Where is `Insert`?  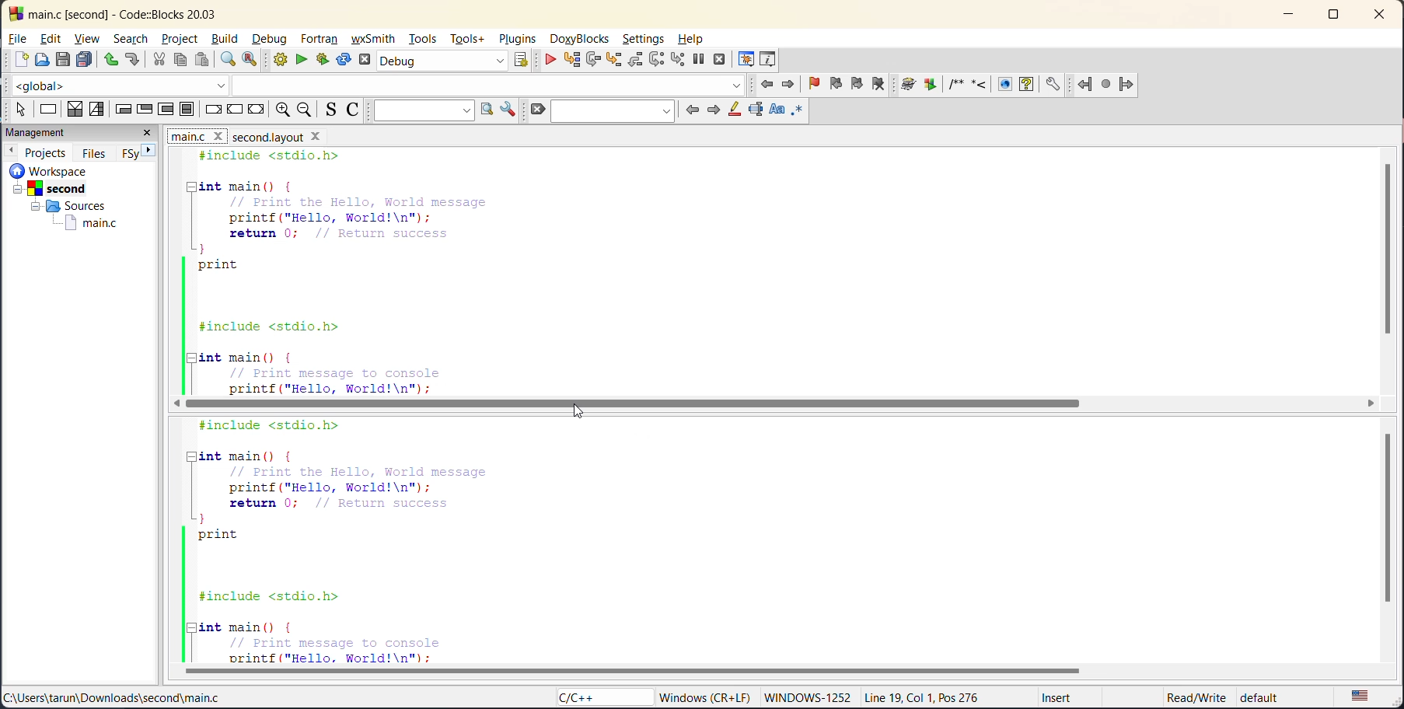
Insert is located at coordinates (1060, 697).